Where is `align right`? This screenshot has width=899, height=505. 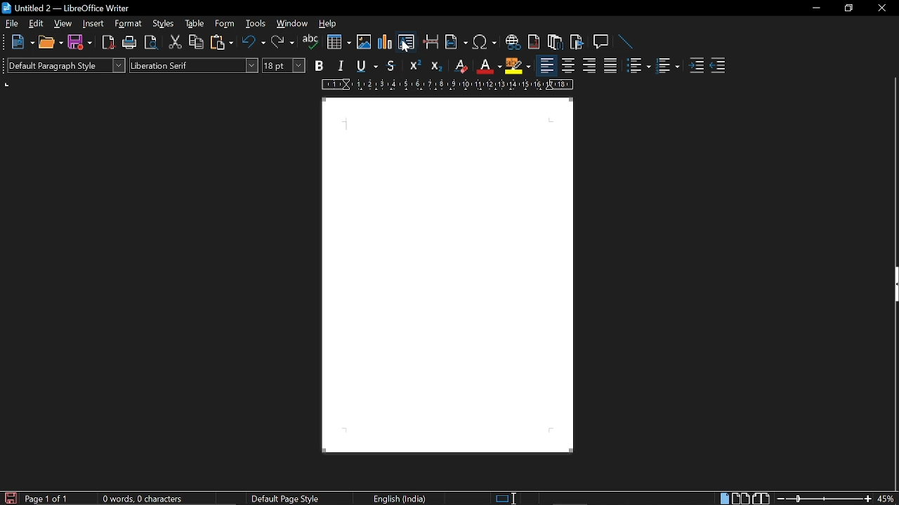 align right is located at coordinates (588, 67).